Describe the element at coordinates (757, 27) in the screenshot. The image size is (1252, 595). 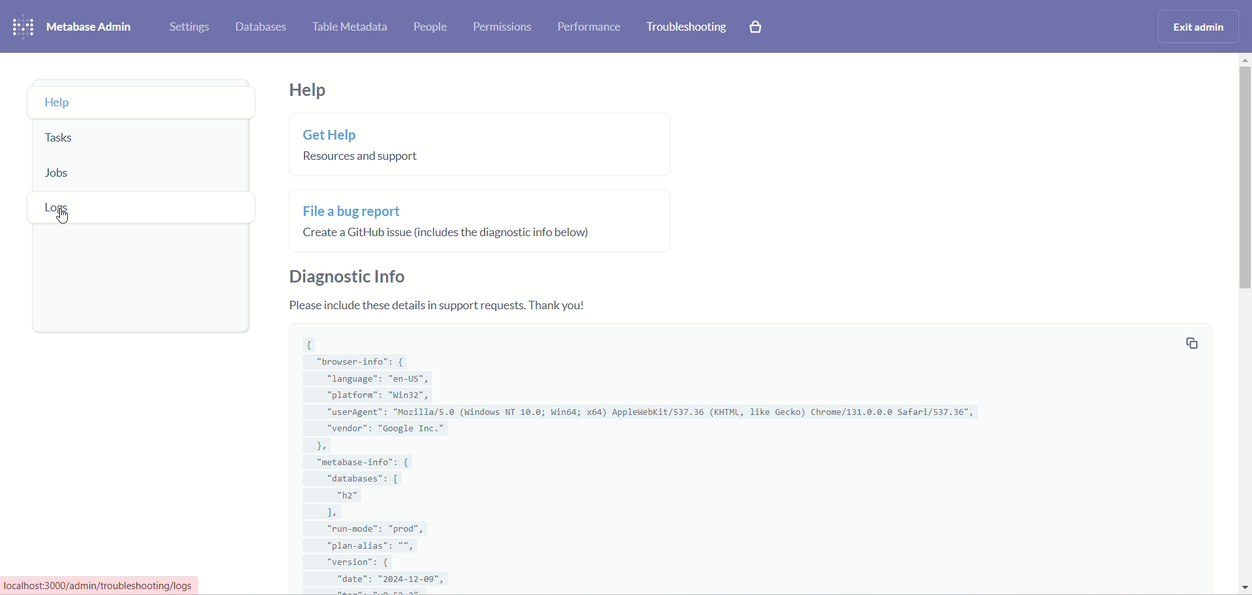
I see `explore paid features` at that location.